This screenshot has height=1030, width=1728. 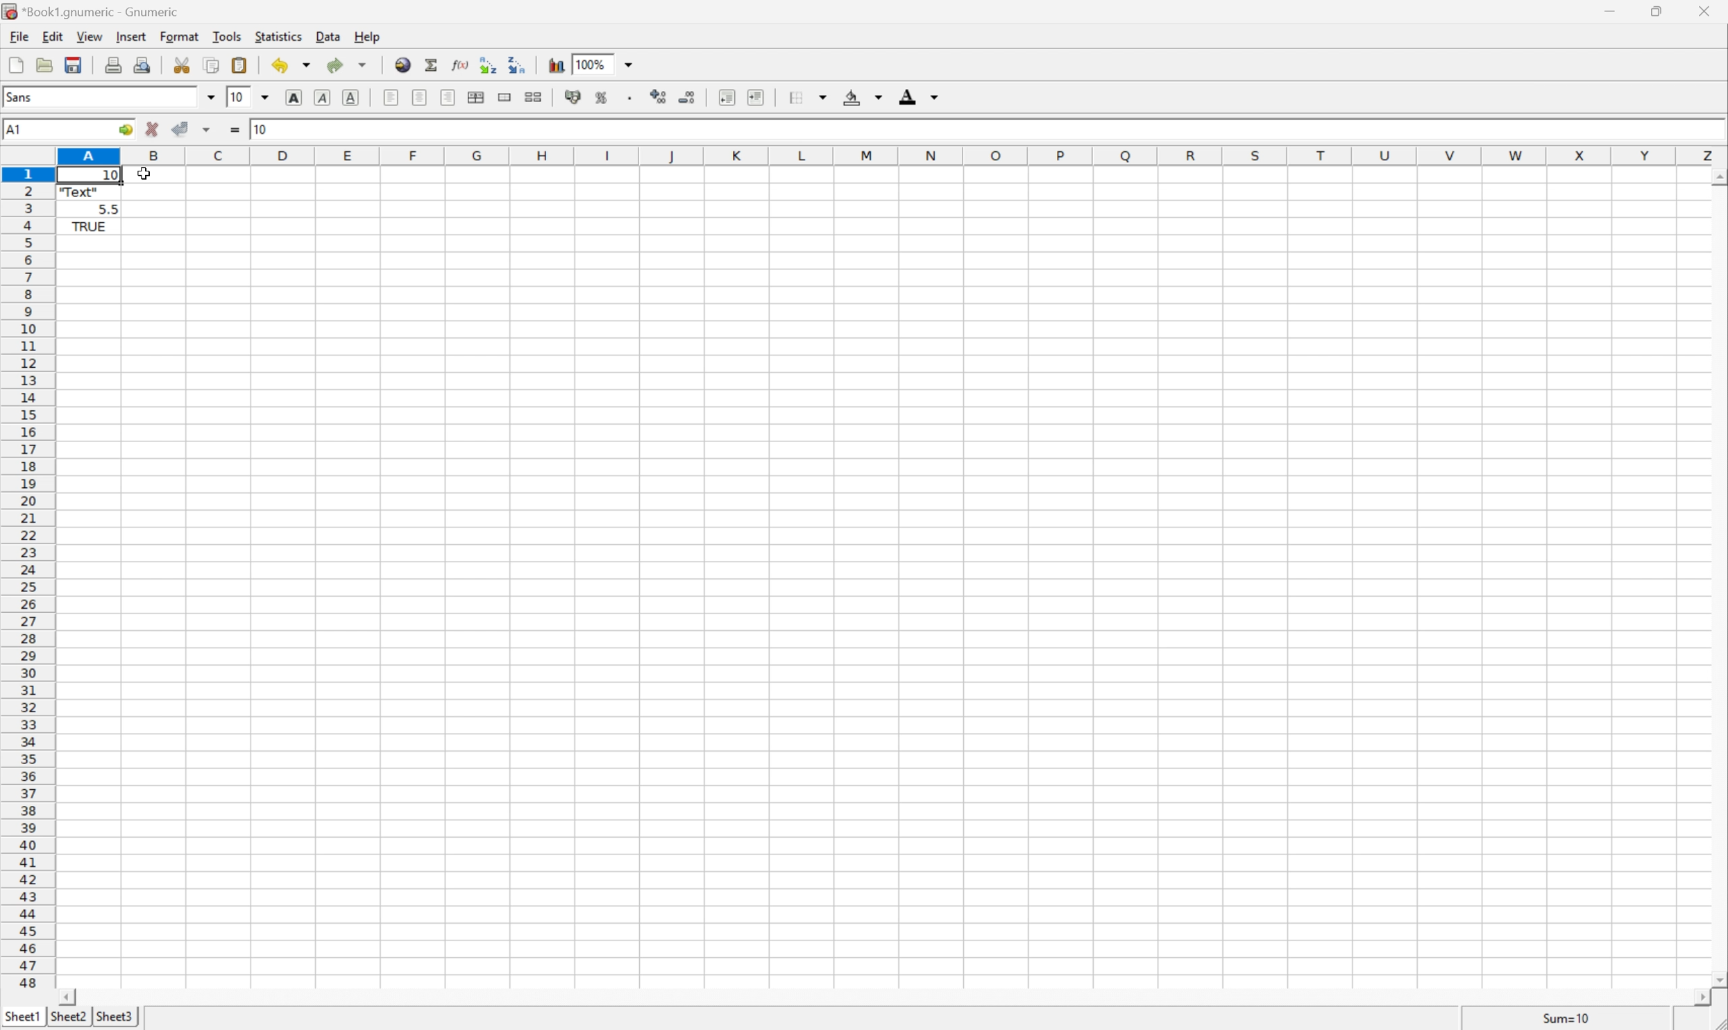 I want to click on Print current file, so click(x=114, y=65).